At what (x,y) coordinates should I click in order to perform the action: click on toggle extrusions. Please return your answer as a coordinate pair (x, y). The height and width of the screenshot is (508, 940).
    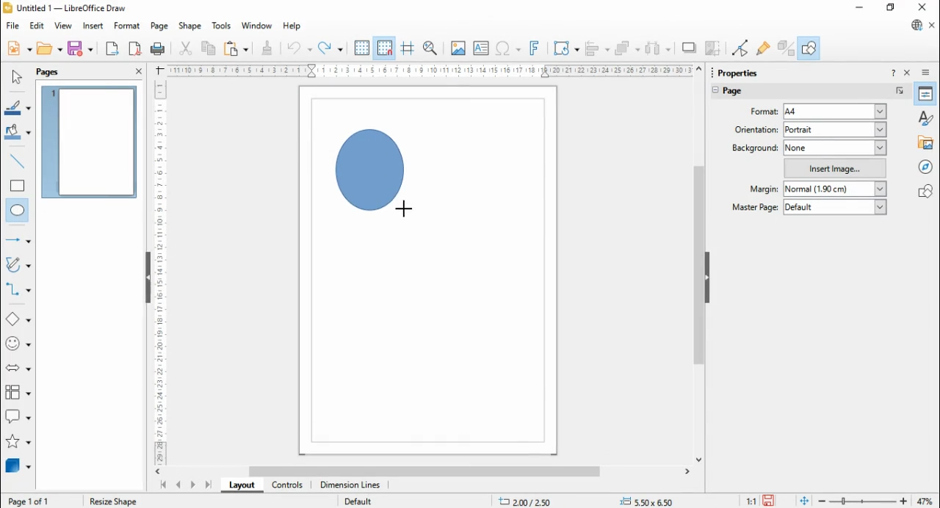
    Looking at the image, I should click on (786, 48).